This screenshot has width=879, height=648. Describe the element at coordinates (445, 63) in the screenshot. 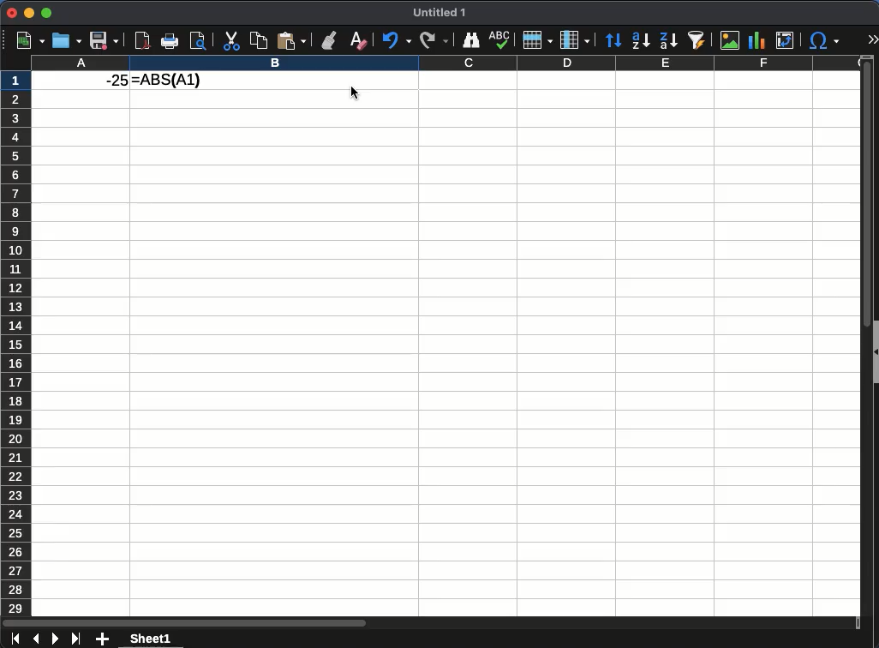

I see `column` at that location.